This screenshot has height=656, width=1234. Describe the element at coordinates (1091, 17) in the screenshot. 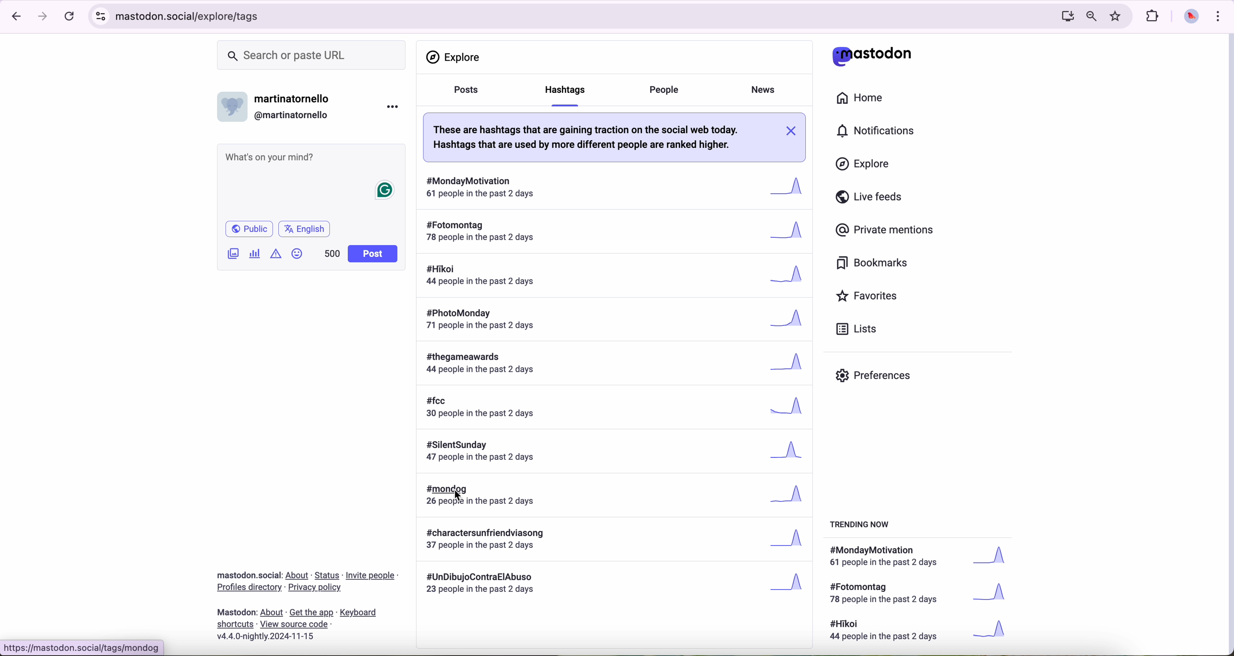

I see `zoom` at that location.